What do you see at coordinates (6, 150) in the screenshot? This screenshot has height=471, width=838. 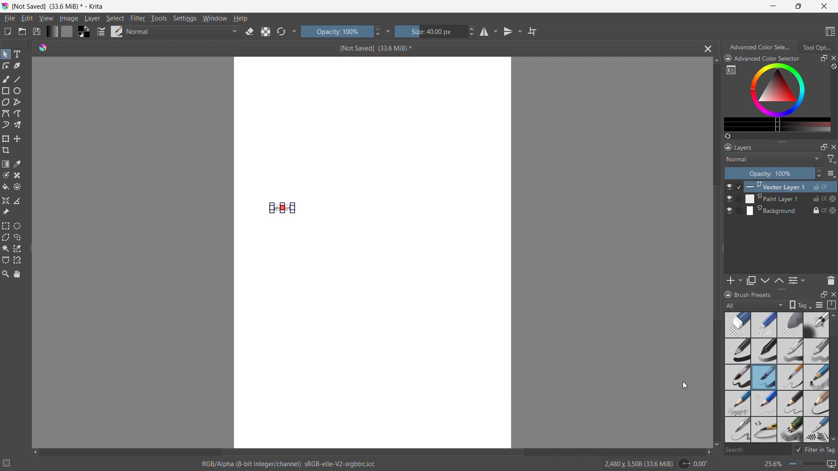 I see `crop the image to an area` at bounding box center [6, 150].